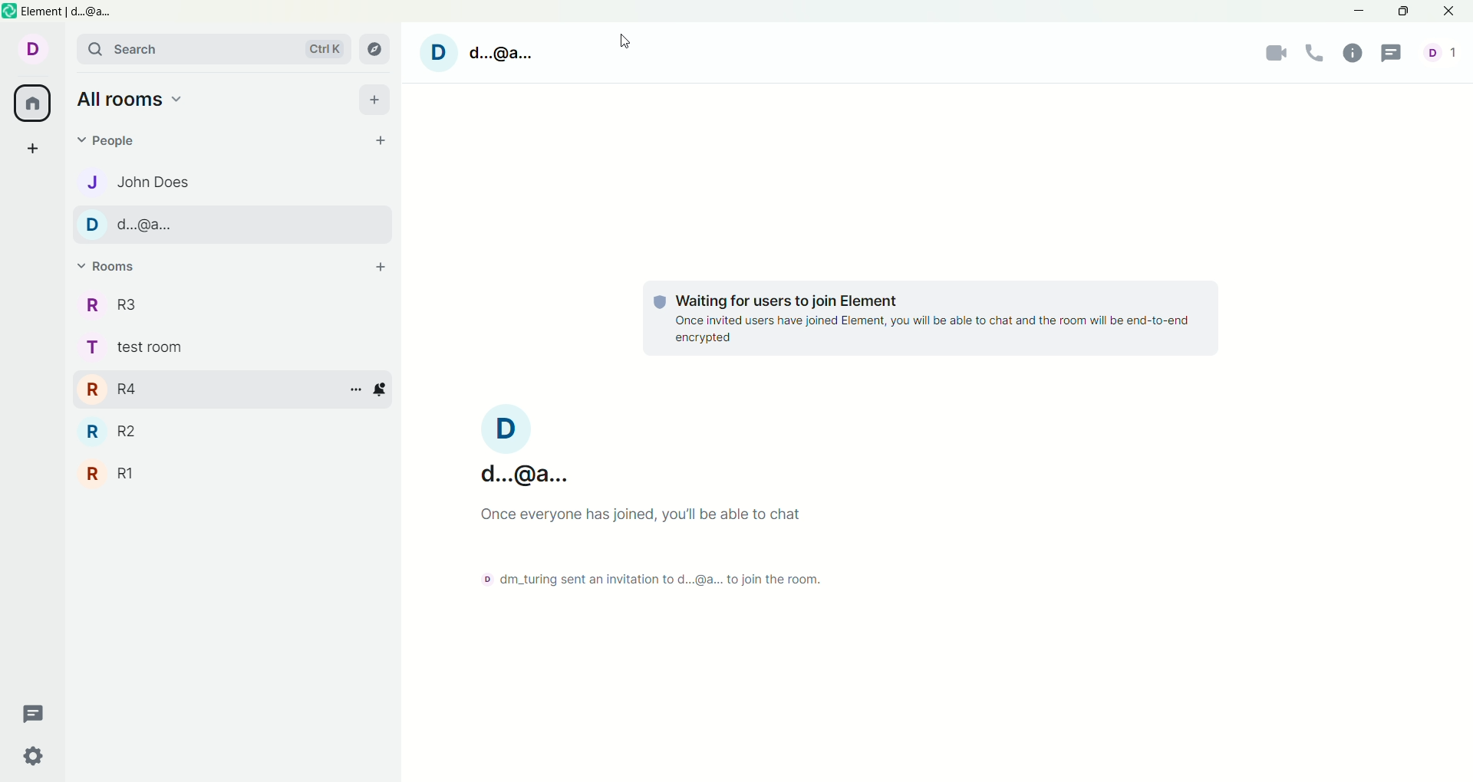 Image resolution: width=1473 pixels, height=782 pixels. I want to click on threads, so click(1401, 54).